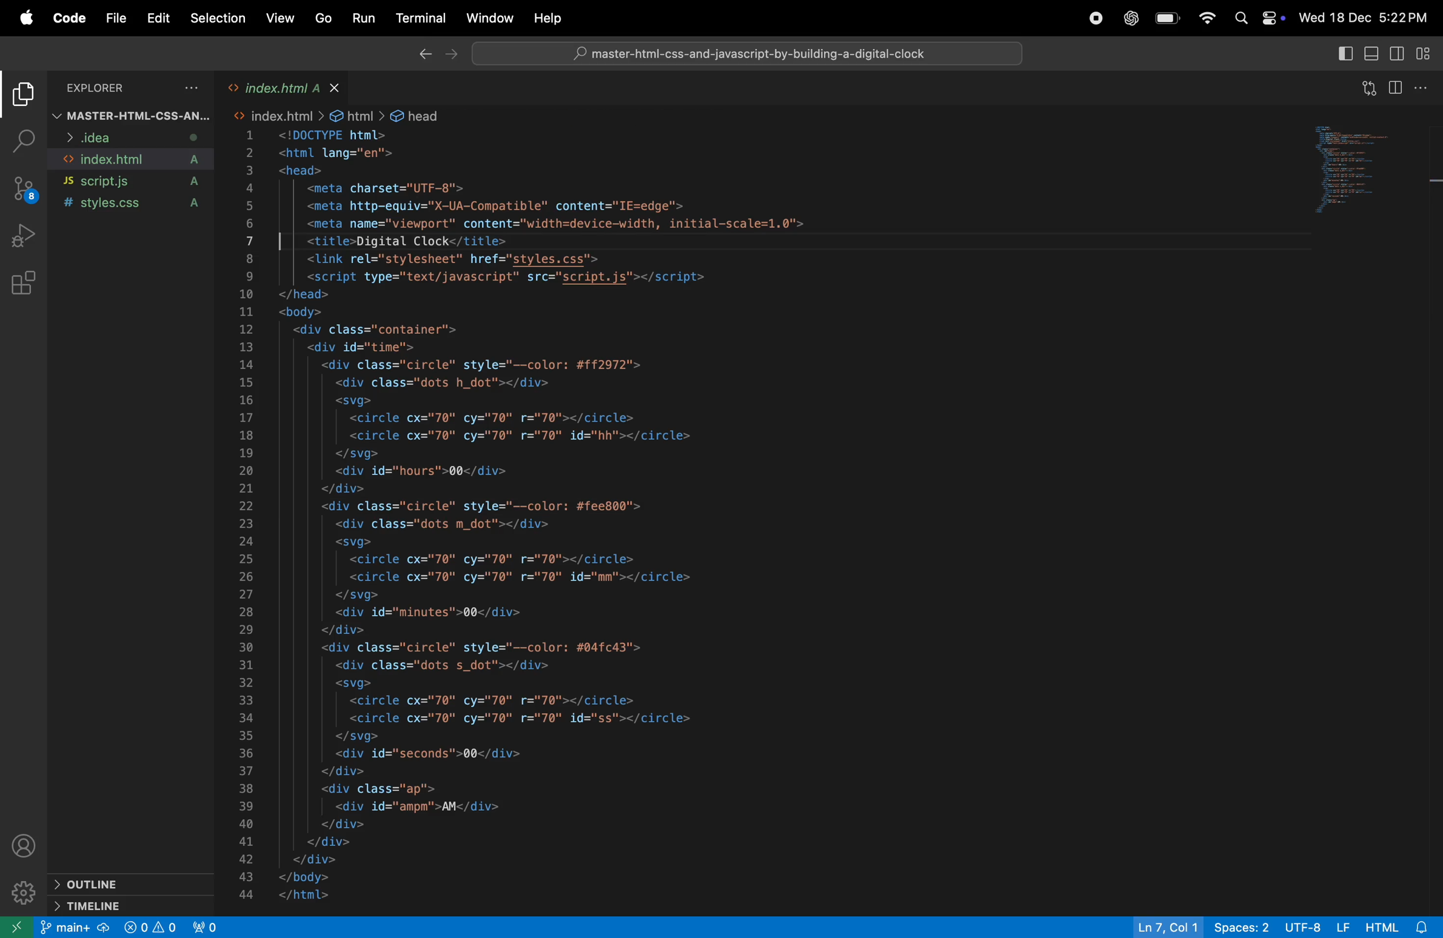  What do you see at coordinates (420, 20) in the screenshot?
I see `terminal` at bounding box center [420, 20].